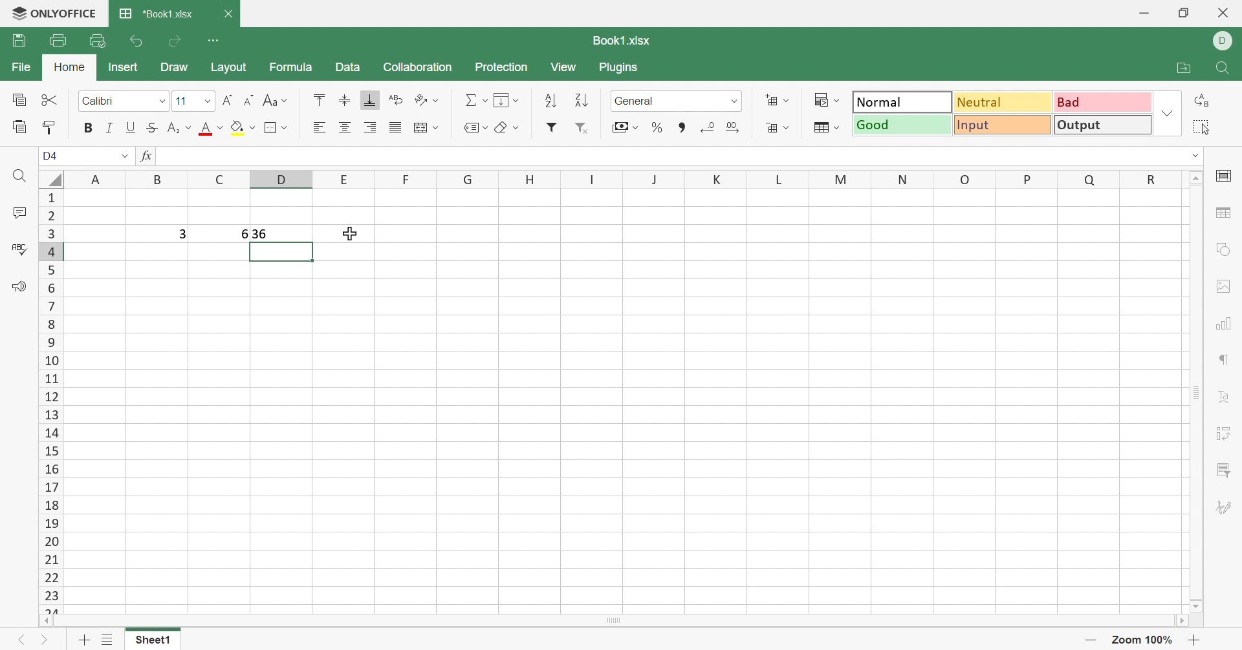 The height and width of the screenshot is (650, 1242). I want to click on Paragraph settings, so click(1226, 360).